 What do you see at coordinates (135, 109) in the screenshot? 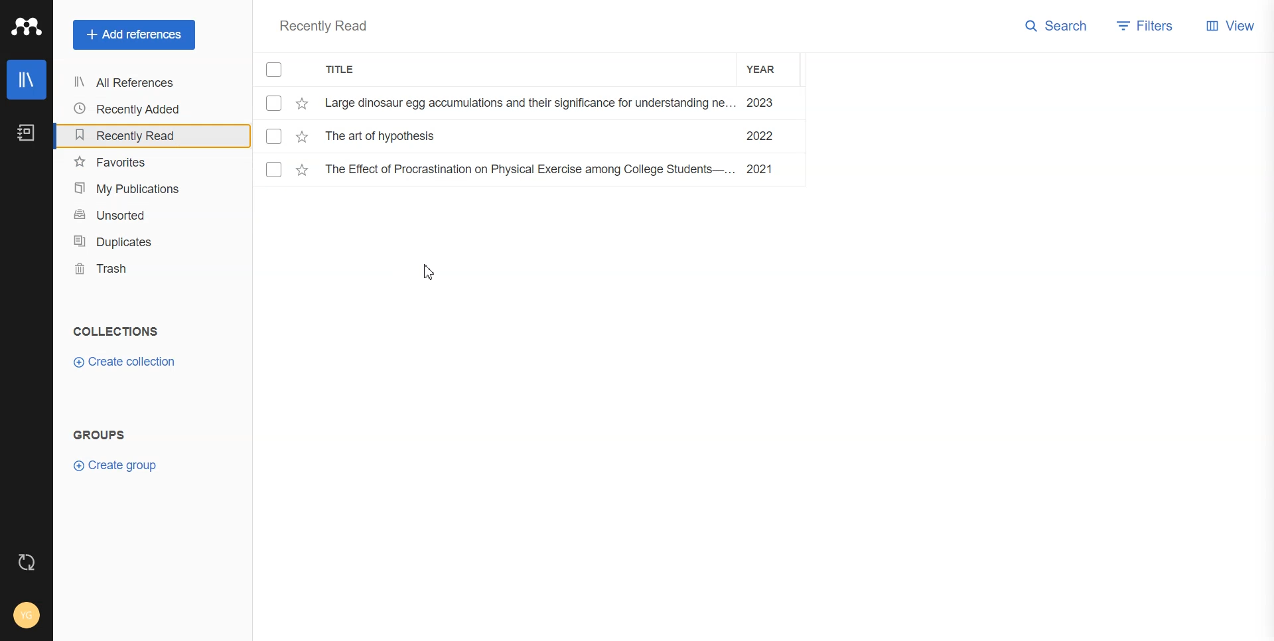
I see `Recently Added` at bounding box center [135, 109].